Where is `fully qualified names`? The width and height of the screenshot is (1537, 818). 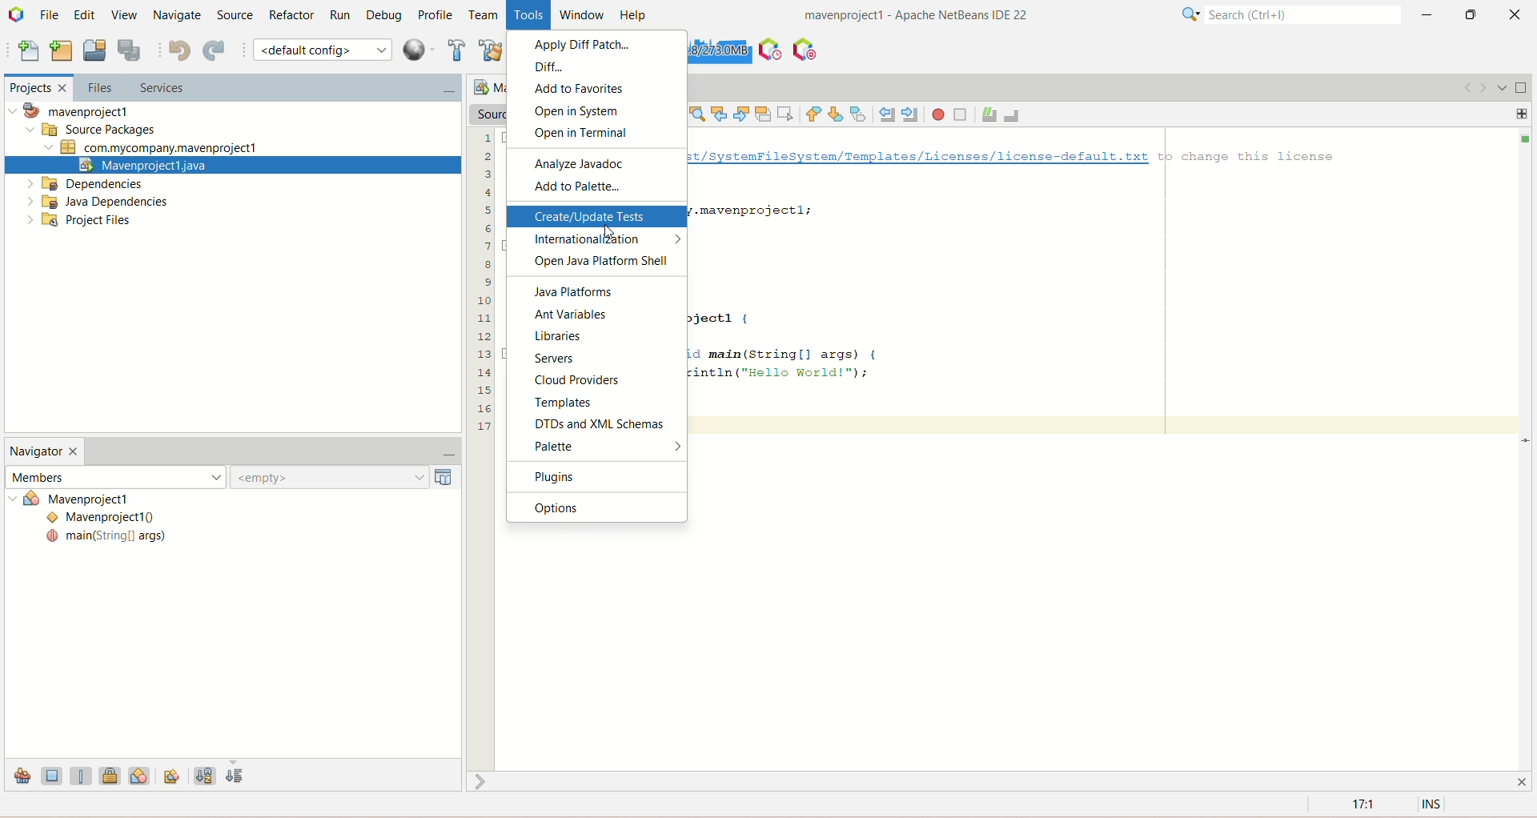 fully qualified names is located at coordinates (174, 775).